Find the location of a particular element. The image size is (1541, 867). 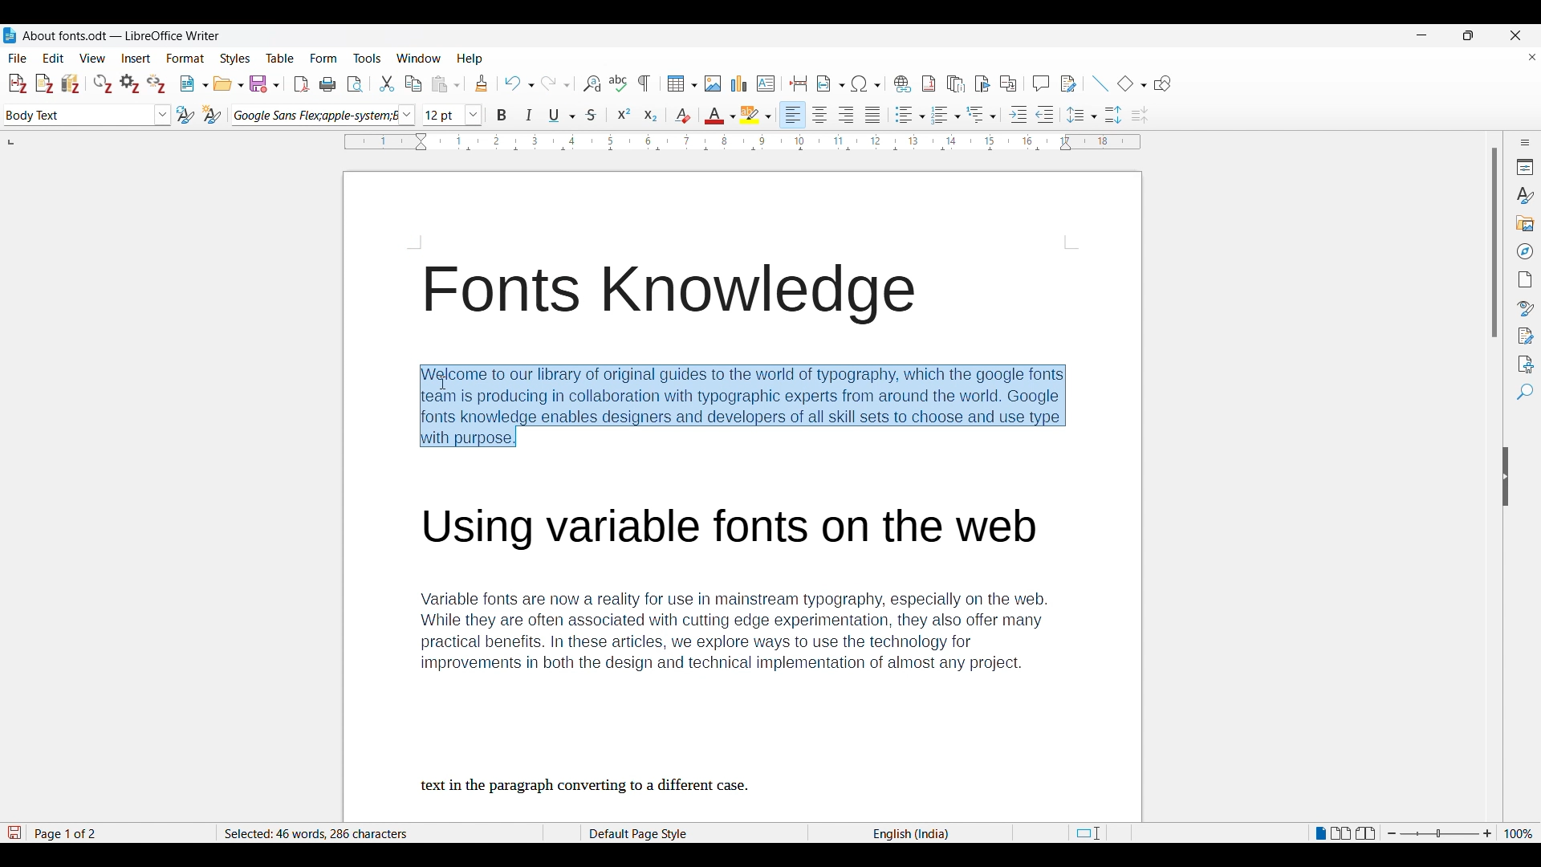

Paragraph alignment options is located at coordinates (831, 115).